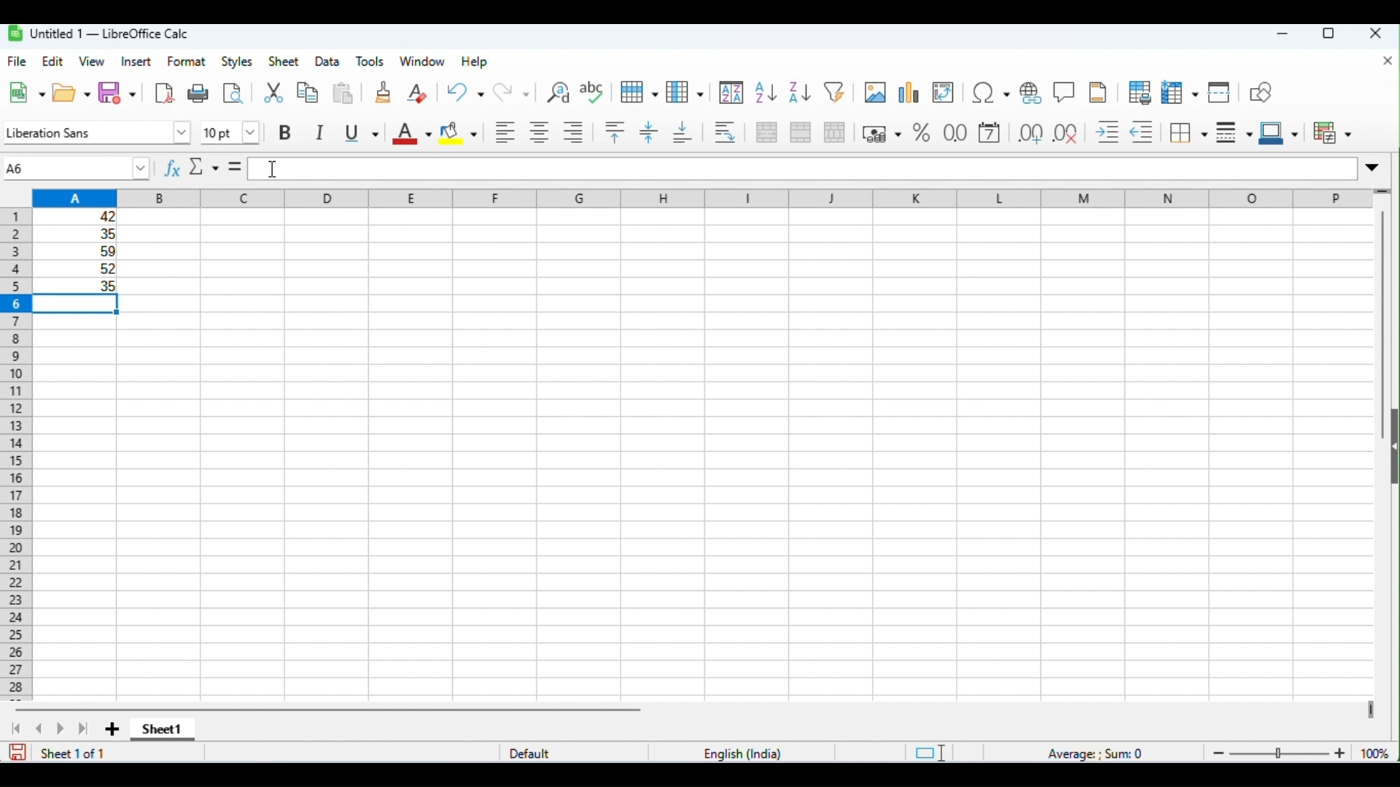  I want to click on conditional, so click(1331, 133).